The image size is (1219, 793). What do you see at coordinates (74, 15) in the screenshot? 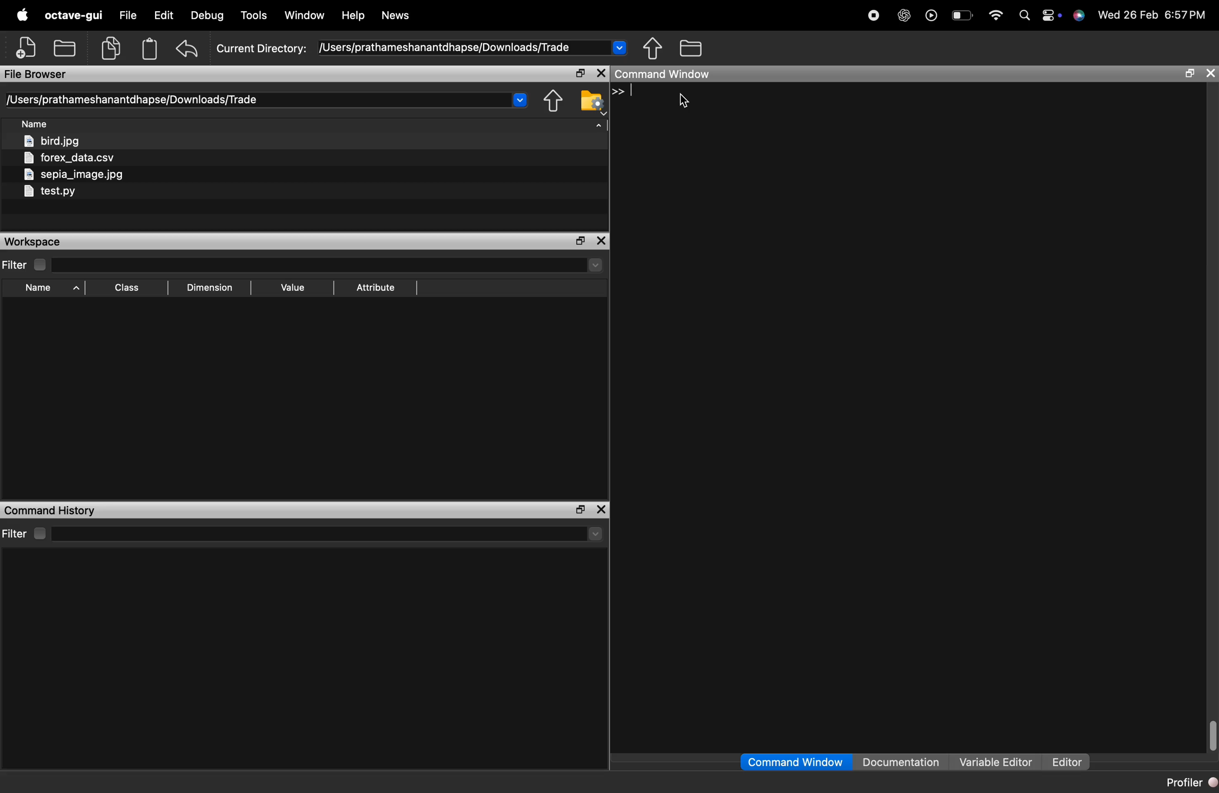
I see `octave-gui` at bounding box center [74, 15].